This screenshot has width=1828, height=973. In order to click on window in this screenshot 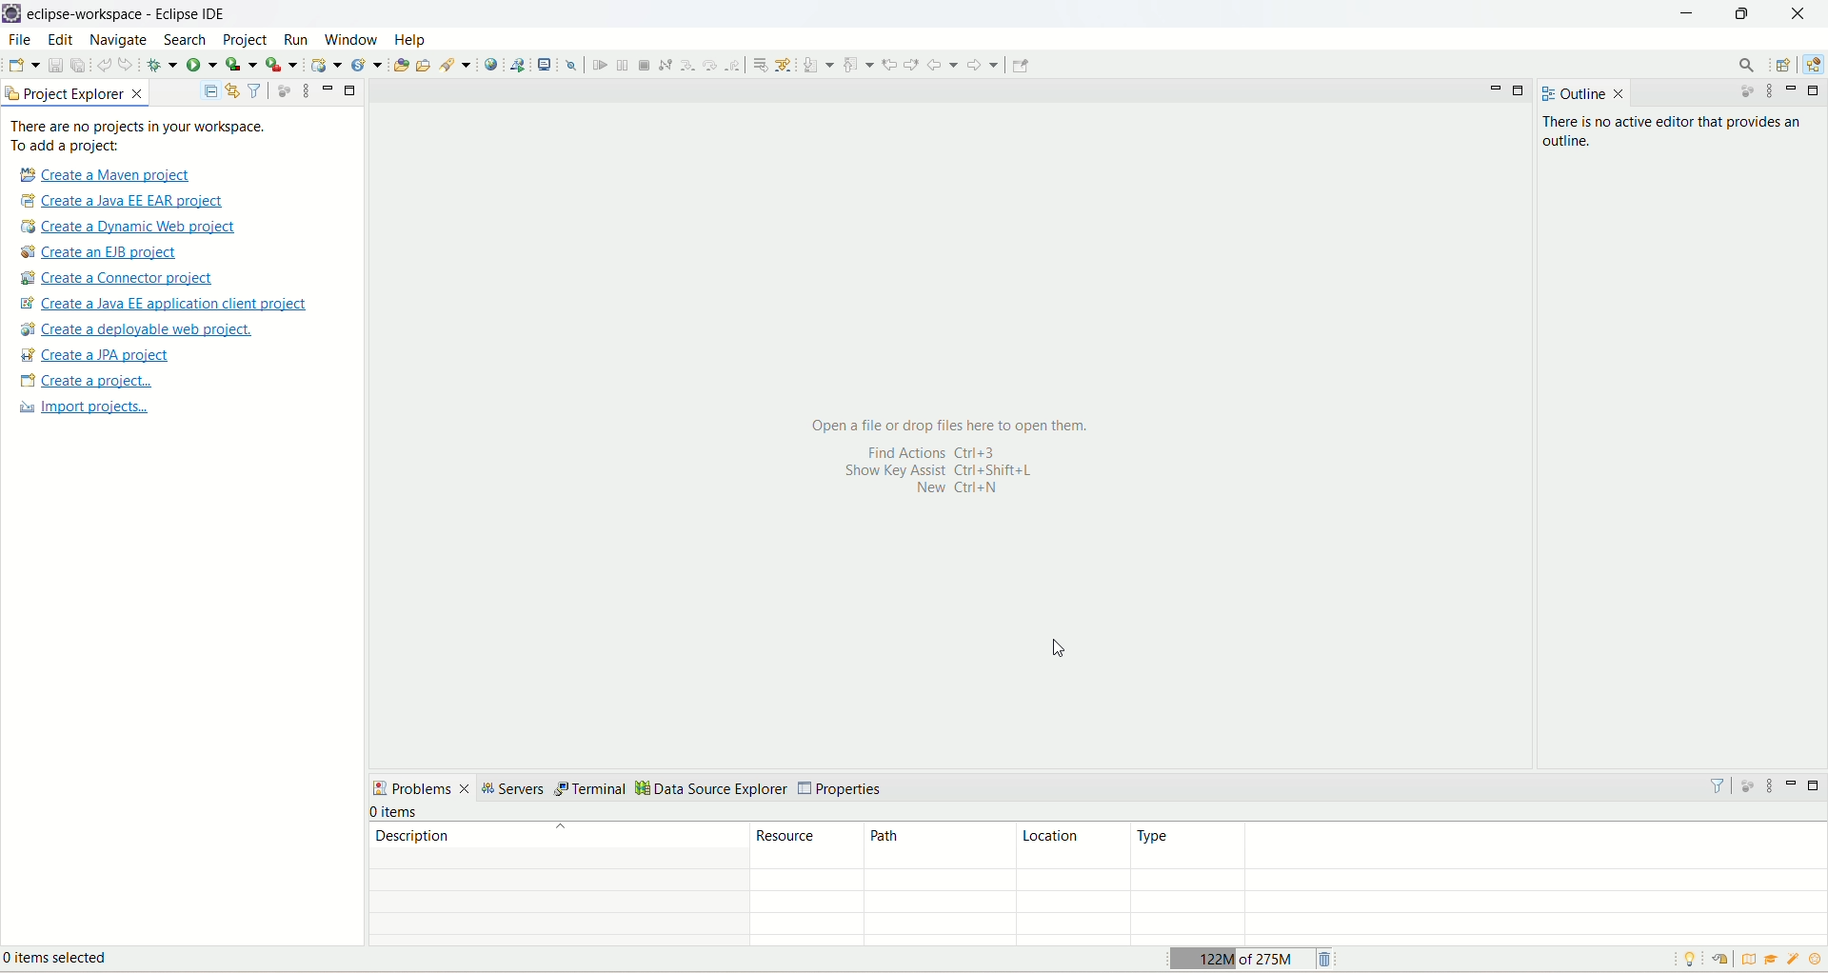, I will do `click(350, 38)`.